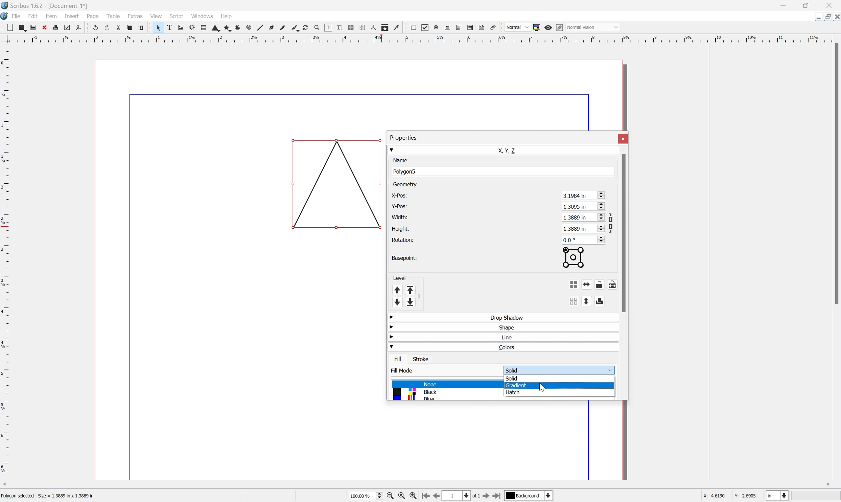 This screenshot has height=502, width=841. What do you see at coordinates (5, 262) in the screenshot?
I see `Scale` at bounding box center [5, 262].